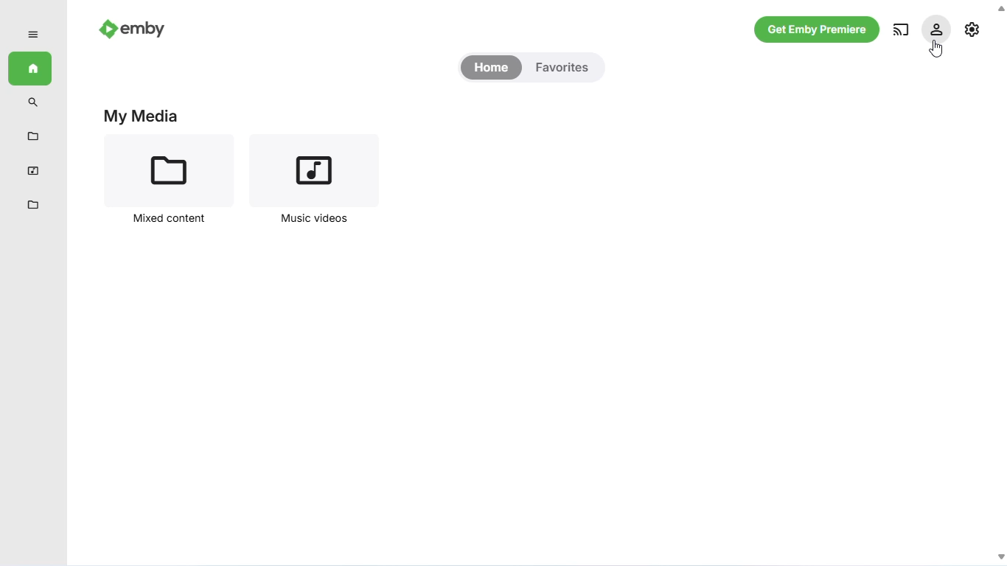 This screenshot has width=1007, height=566. Describe the element at coordinates (491, 68) in the screenshot. I see `home` at that location.